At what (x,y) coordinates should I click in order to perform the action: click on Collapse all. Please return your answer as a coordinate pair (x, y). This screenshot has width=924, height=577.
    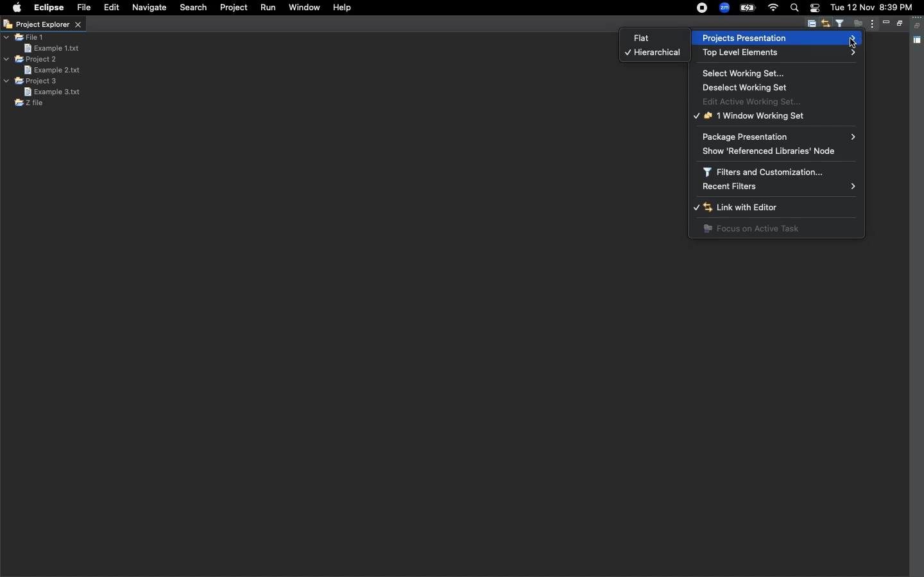
    Looking at the image, I should click on (811, 25).